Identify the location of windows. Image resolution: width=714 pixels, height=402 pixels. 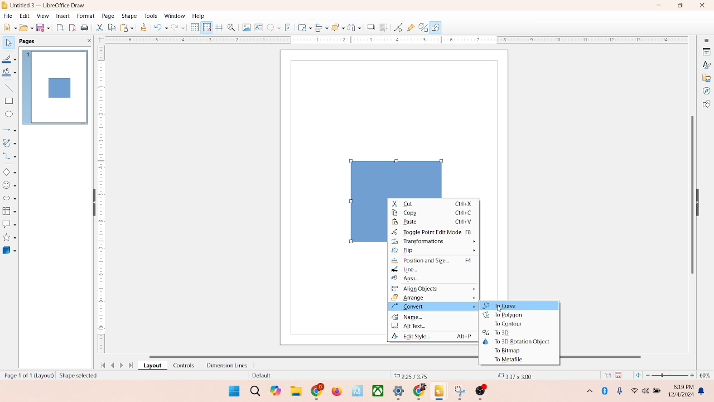
(233, 391).